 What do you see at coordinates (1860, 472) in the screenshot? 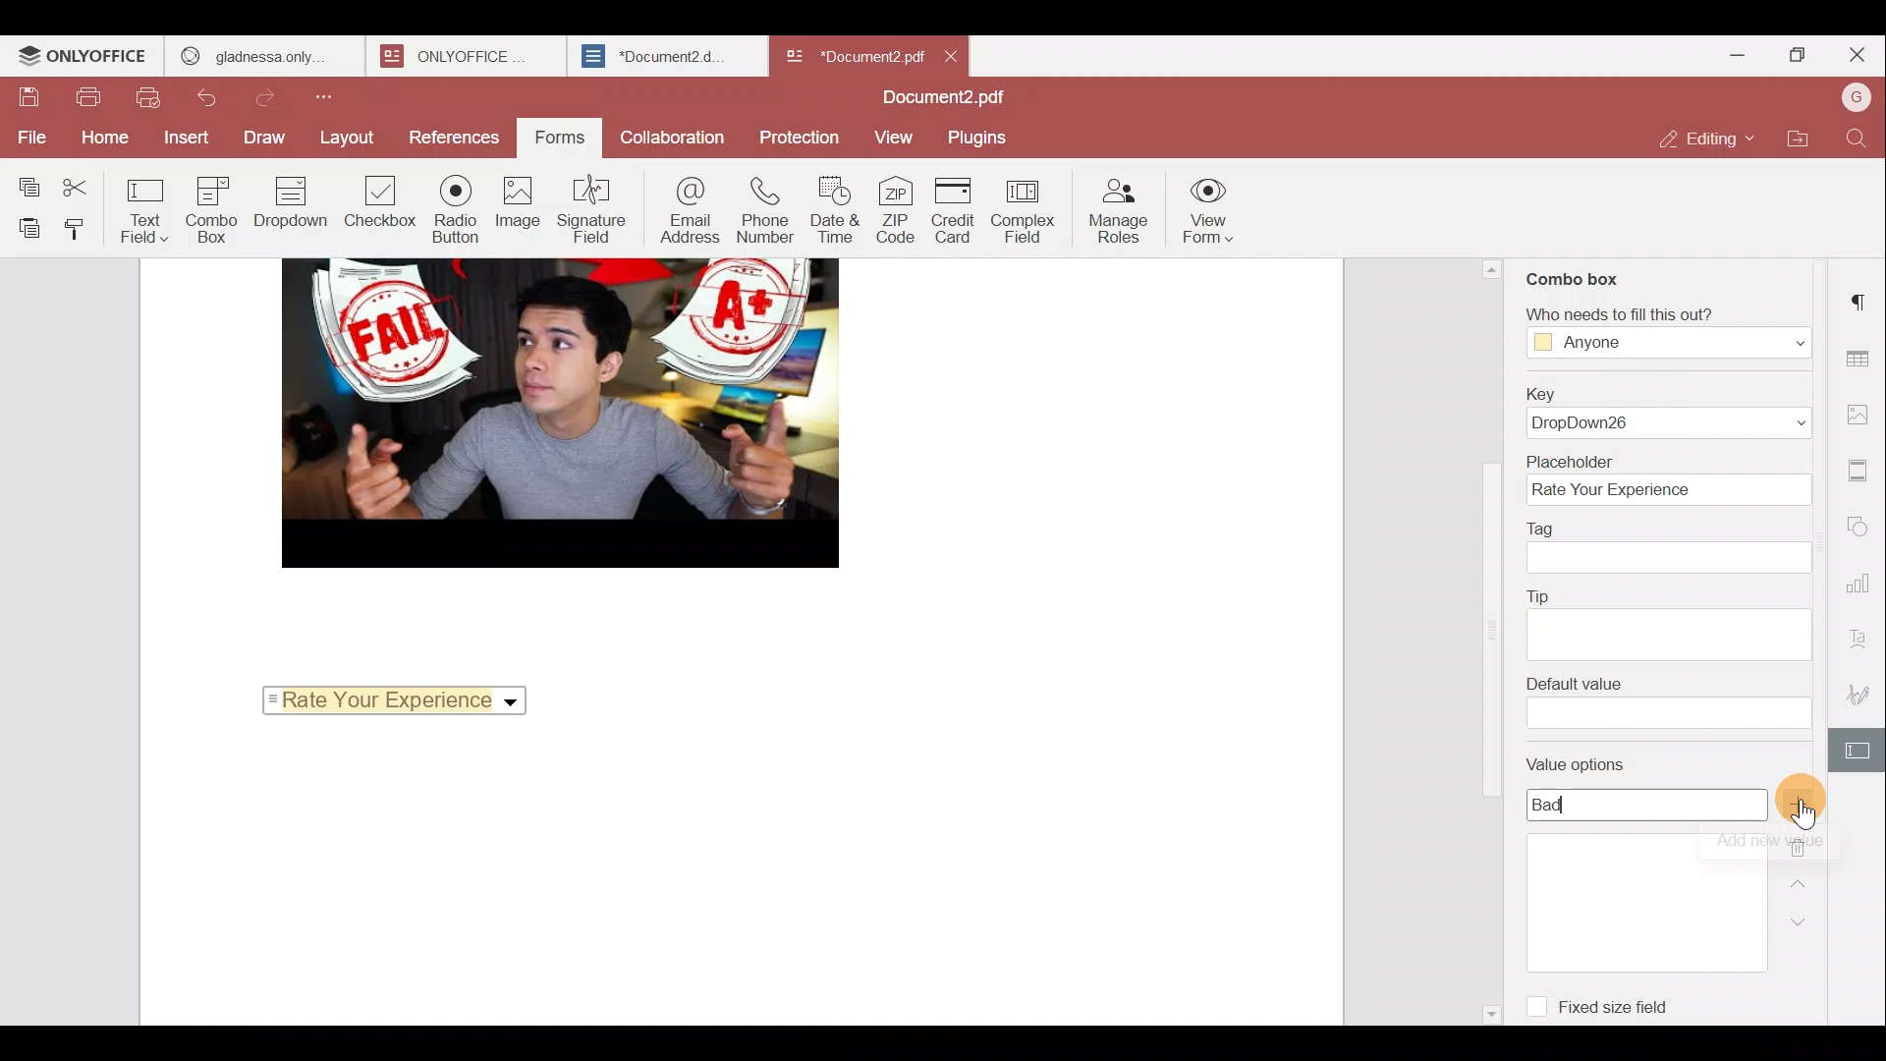
I see `Header & footer settings` at bounding box center [1860, 472].